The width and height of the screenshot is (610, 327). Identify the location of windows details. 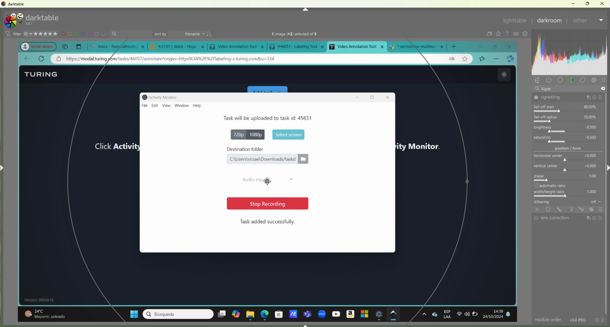
(42, 300).